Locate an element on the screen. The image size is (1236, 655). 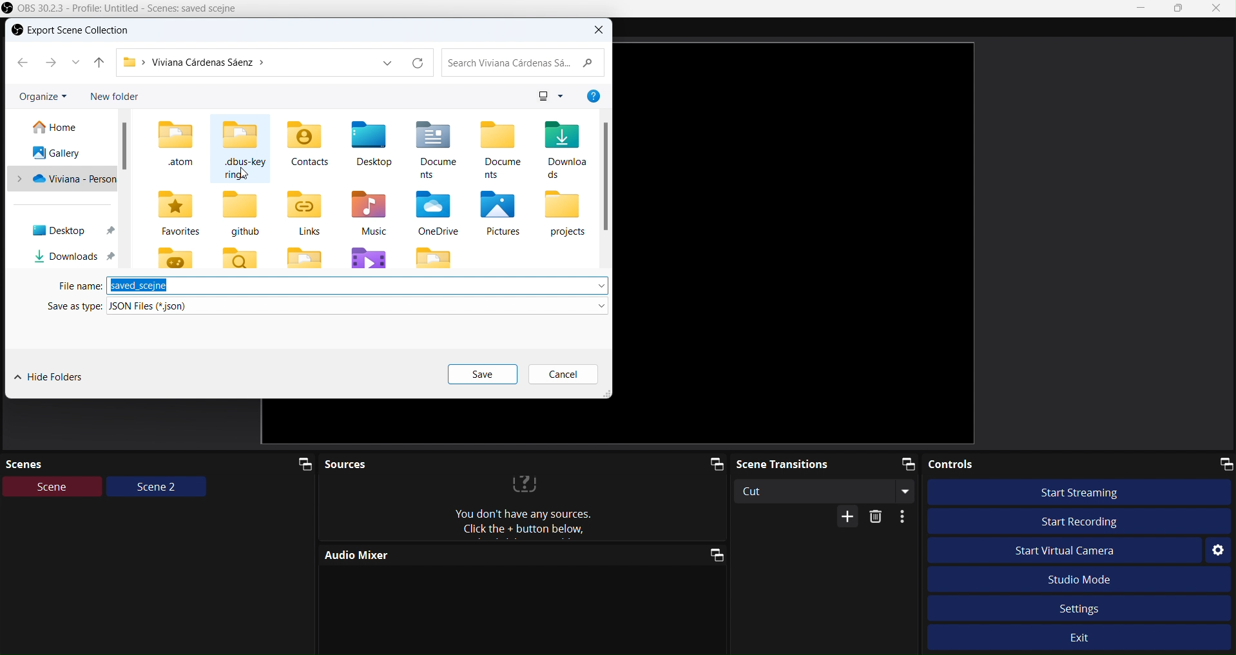
Studio Mode is located at coordinates (1081, 580).